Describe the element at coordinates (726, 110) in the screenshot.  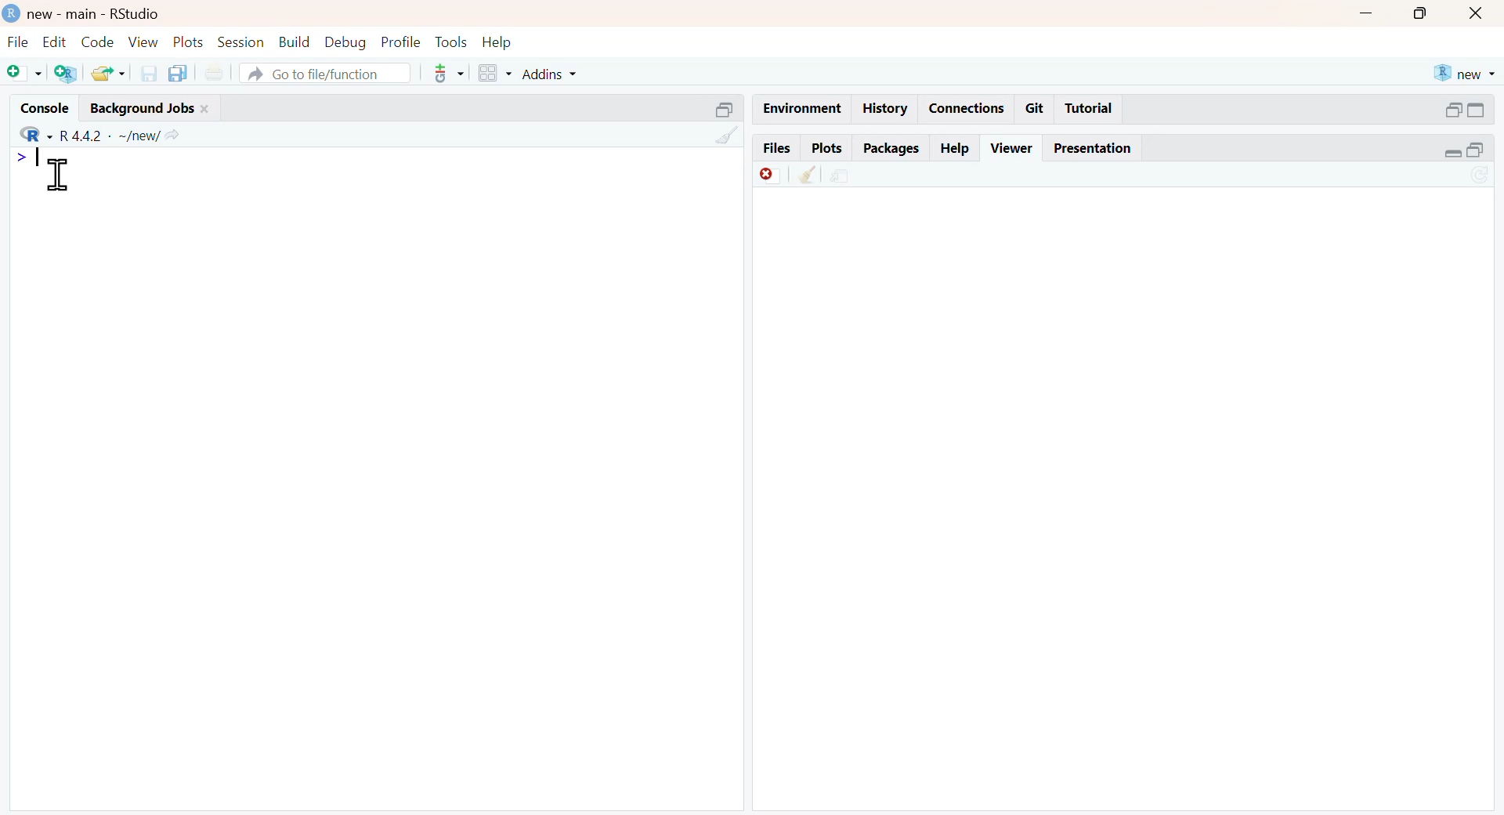
I see `open in separate window` at that location.